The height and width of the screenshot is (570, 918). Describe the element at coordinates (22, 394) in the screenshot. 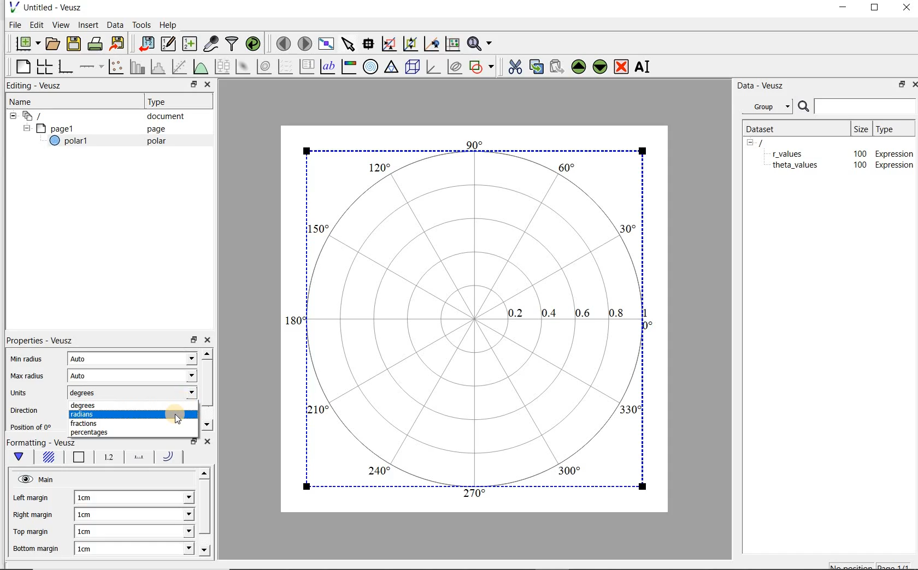

I see `Units` at that location.